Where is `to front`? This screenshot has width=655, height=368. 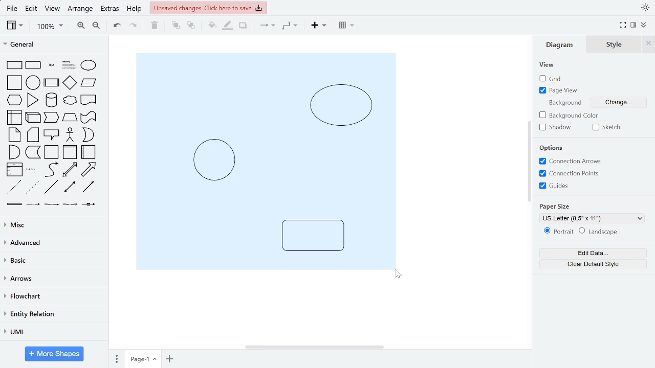
to front is located at coordinates (175, 26).